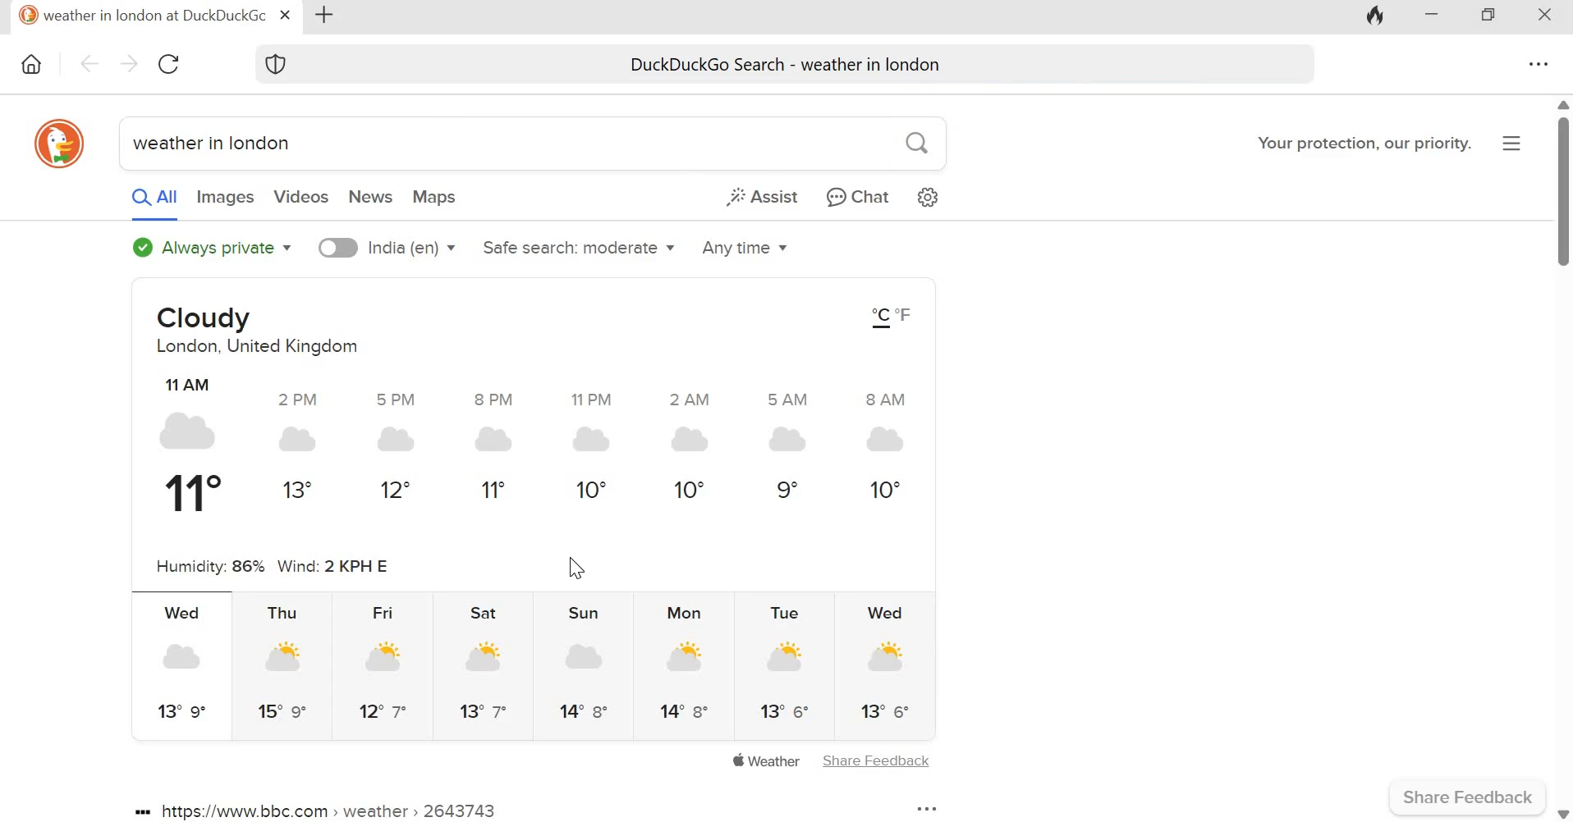 Image resolution: width=1573 pixels, height=822 pixels. I want to click on Wed, so click(181, 613).